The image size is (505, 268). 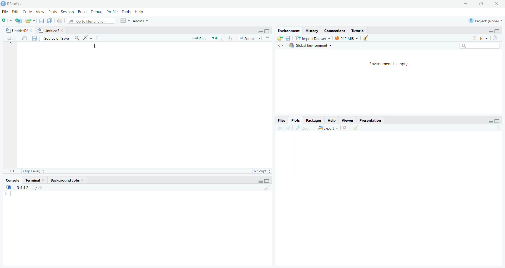 What do you see at coordinates (278, 120) in the screenshot?
I see `FILES` at bounding box center [278, 120].